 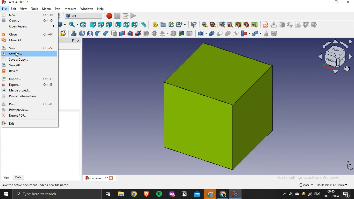 What do you see at coordinates (162, 34) in the screenshot?
I see `offset` at bounding box center [162, 34].